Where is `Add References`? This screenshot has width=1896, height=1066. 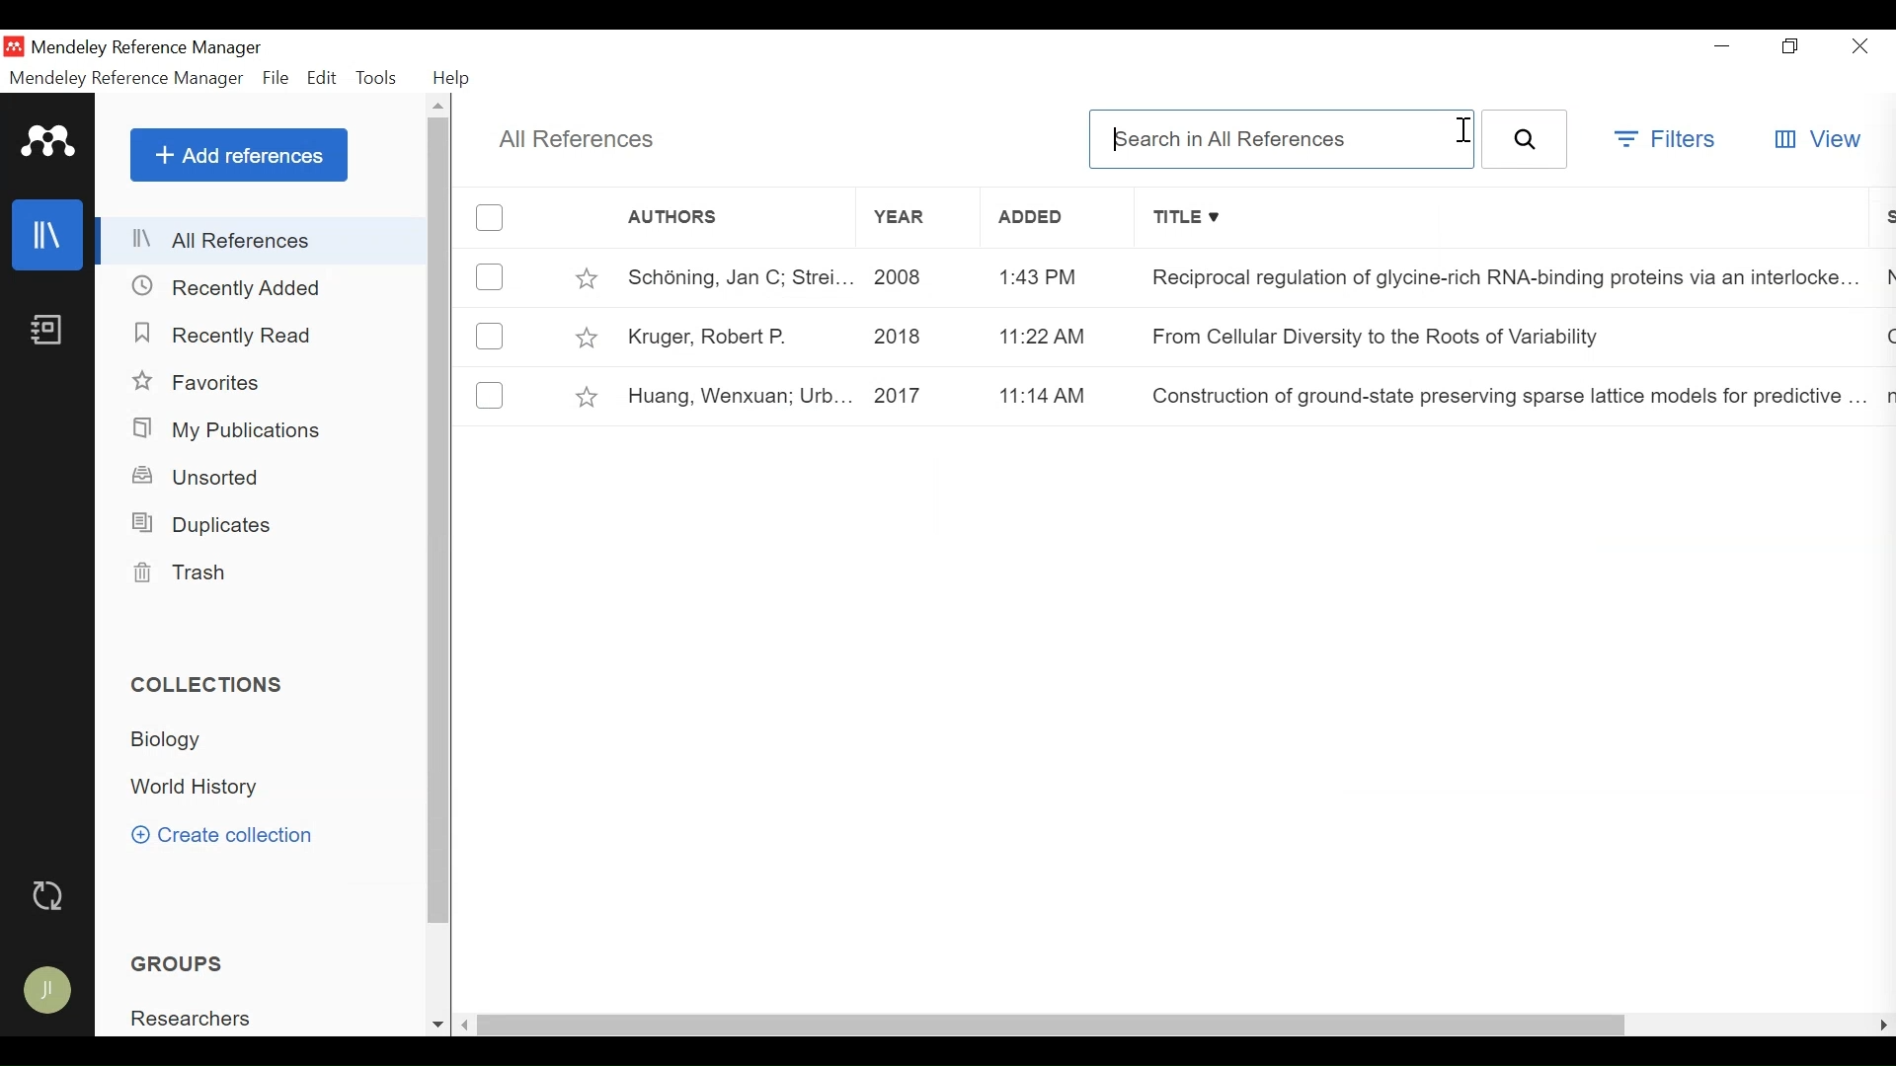
Add References is located at coordinates (239, 154).